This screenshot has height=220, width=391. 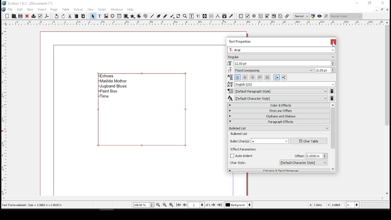 I want to click on arc, so click(x=139, y=16).